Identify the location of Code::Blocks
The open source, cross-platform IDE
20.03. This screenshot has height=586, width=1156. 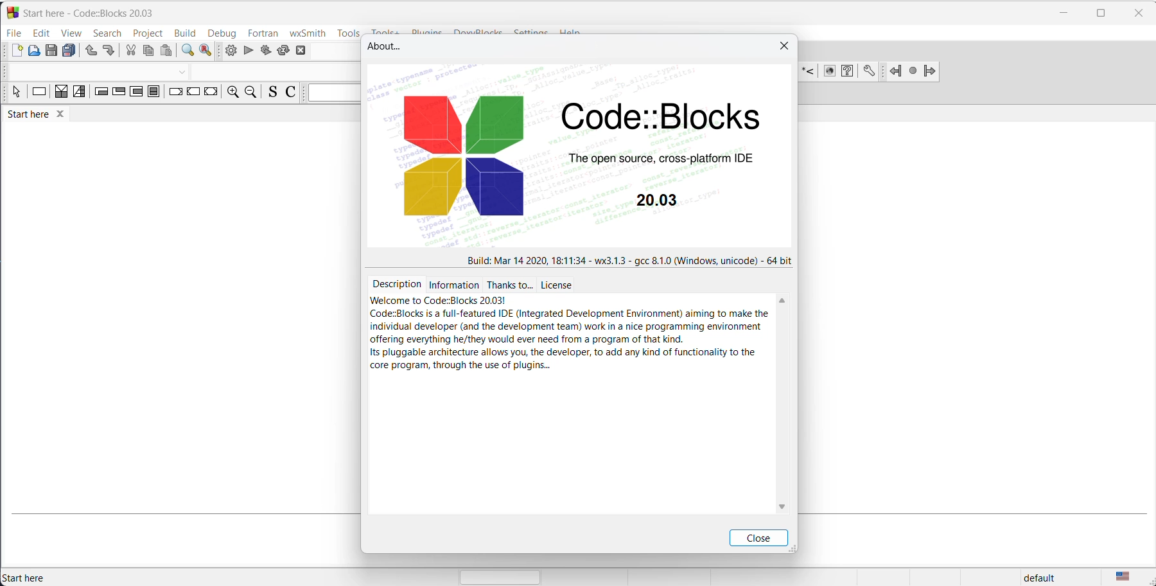
(584, 157).